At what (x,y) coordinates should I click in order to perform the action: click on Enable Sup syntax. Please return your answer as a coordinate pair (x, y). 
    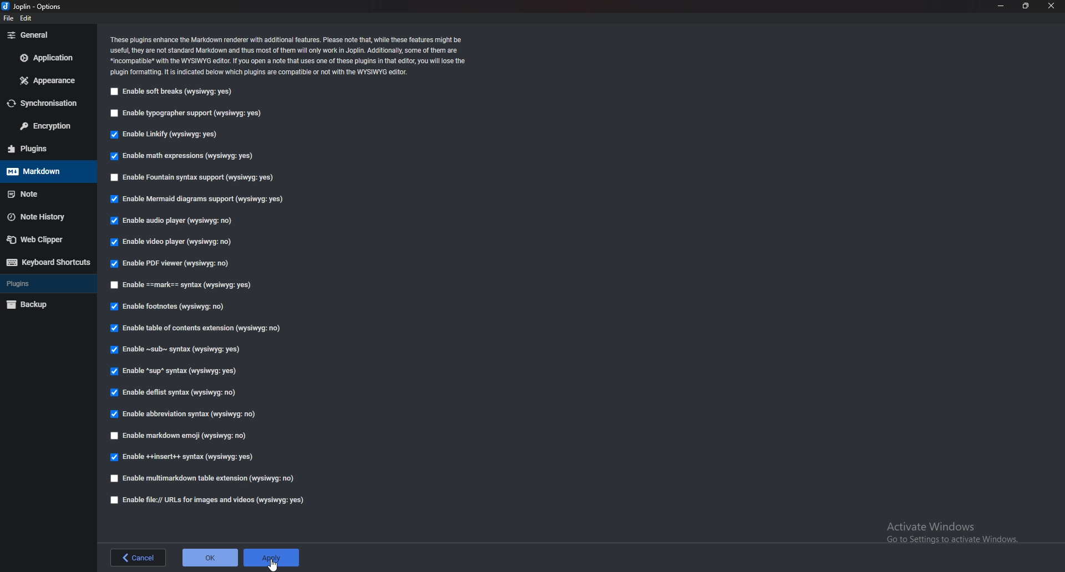
    Looking at the image, I should click on (176, 371).